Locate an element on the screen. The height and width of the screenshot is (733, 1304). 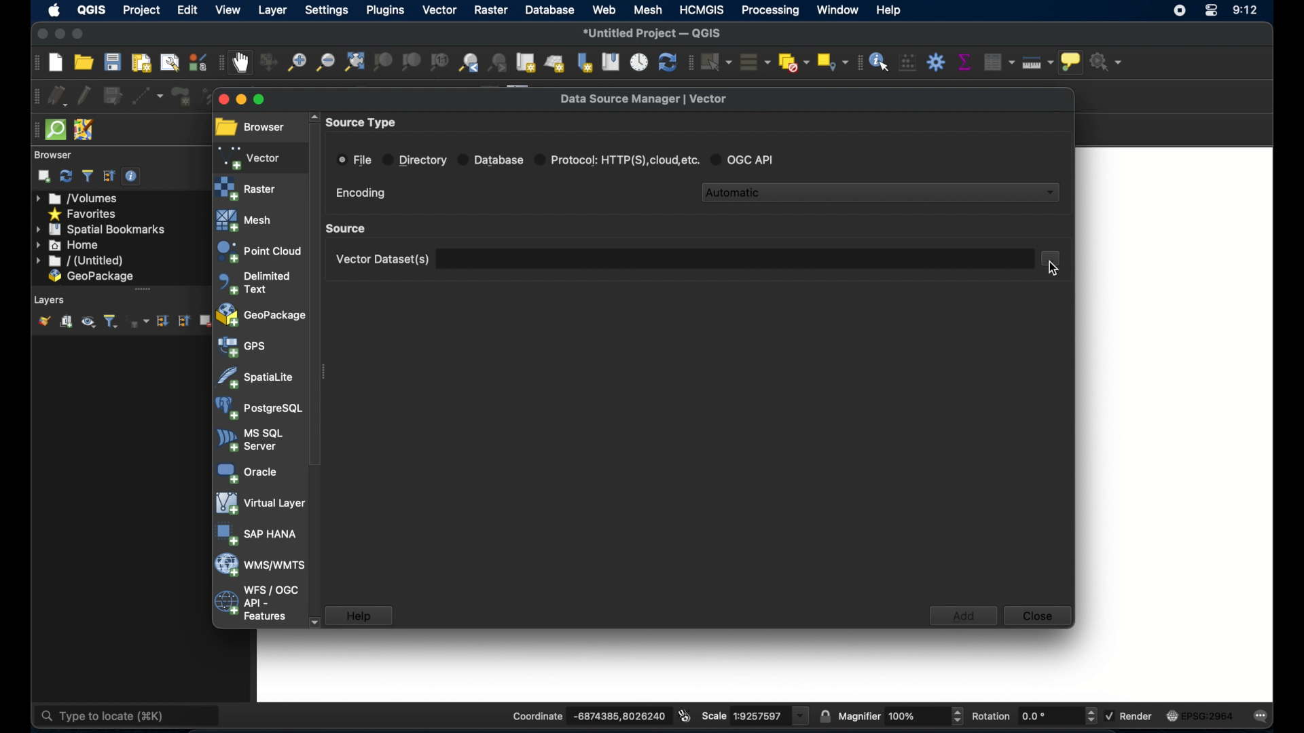
toggle extents and mouse display position is located at coordinates (684, 715).